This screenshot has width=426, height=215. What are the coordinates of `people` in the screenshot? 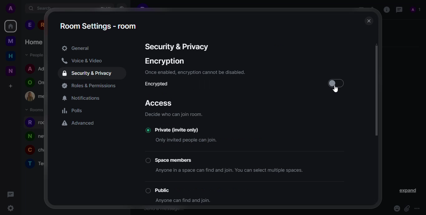 It's located at (416, 10).